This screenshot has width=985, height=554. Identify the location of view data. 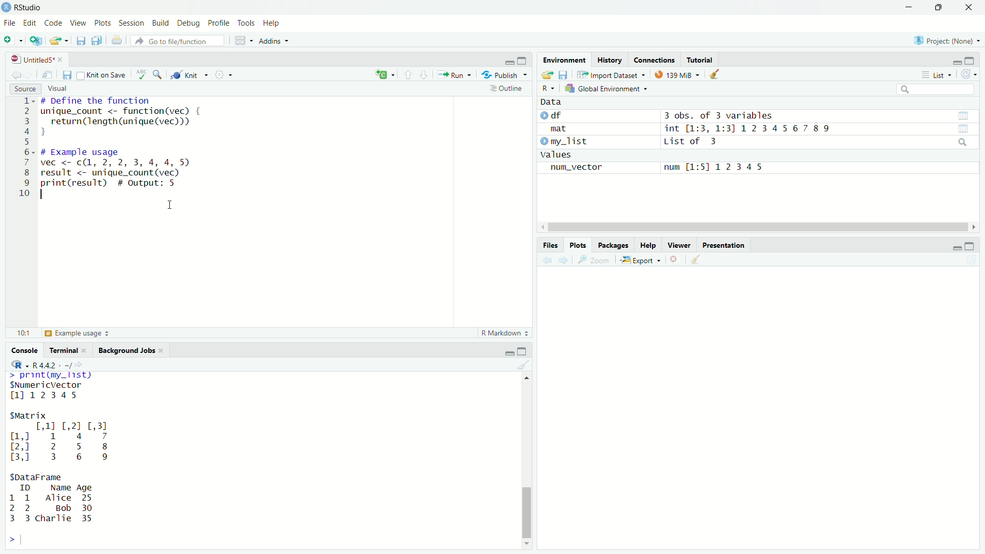
(963, 115).